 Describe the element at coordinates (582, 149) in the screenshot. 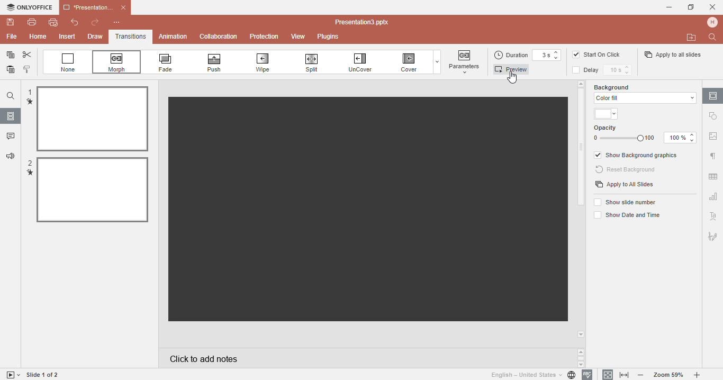

I see `Scroll bar` at that location.